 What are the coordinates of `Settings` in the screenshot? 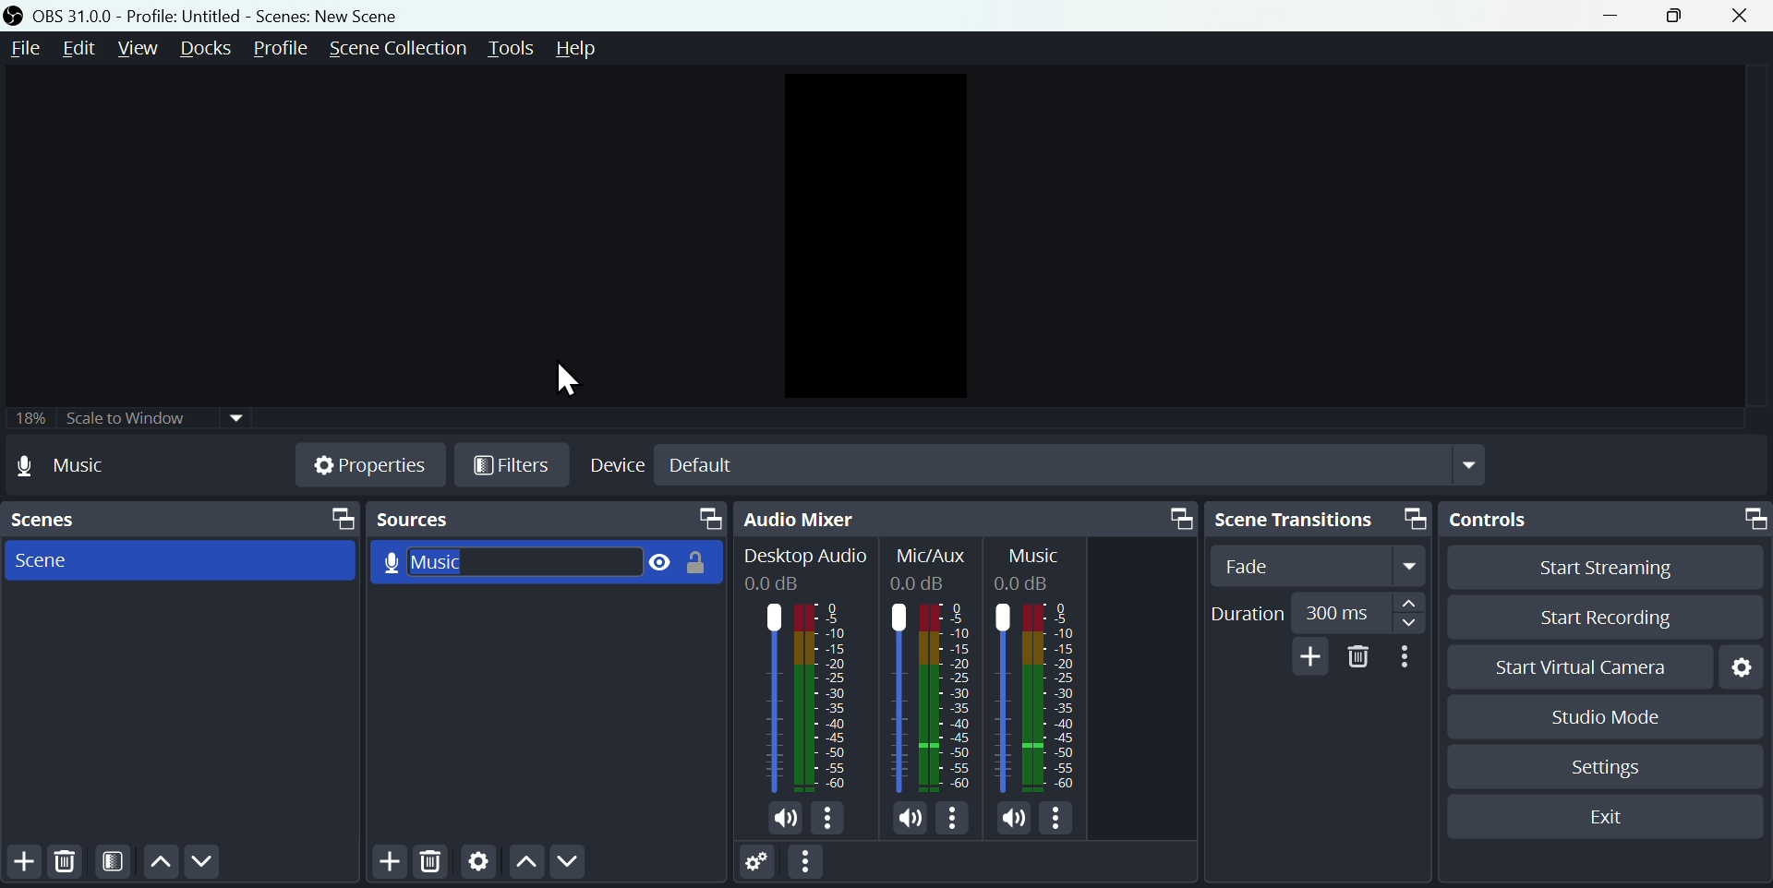 It's located at (477, 865).